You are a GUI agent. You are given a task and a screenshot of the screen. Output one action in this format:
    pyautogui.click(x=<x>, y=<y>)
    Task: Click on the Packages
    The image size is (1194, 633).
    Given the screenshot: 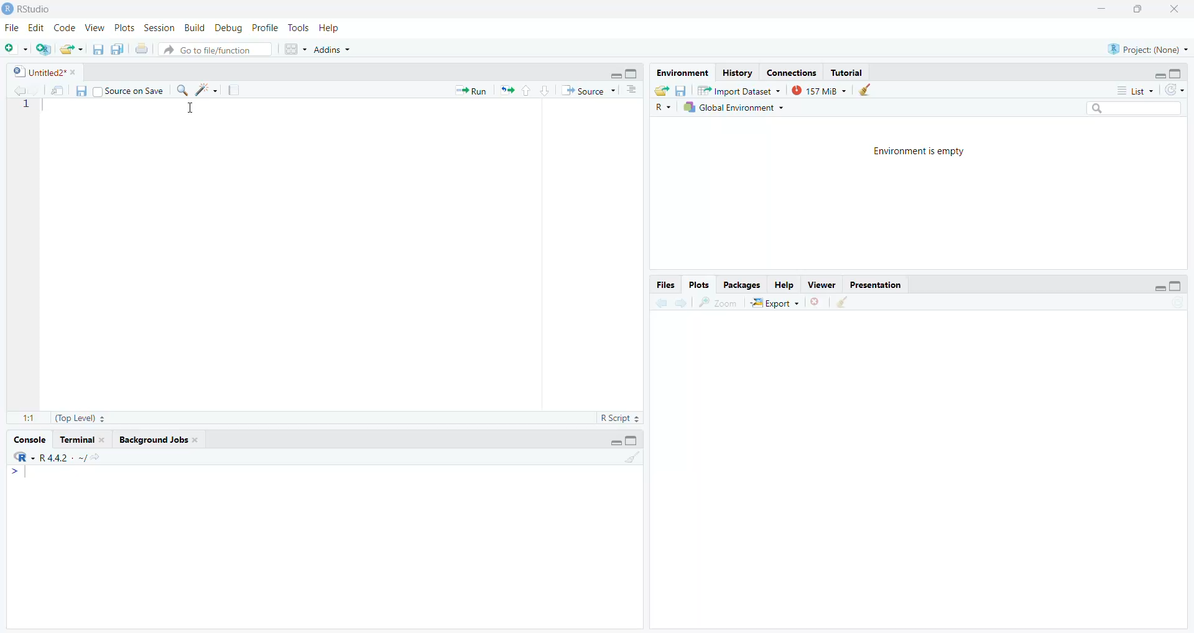 What is the action you would take?
    pyautogui.click(x=744, y=285)
    